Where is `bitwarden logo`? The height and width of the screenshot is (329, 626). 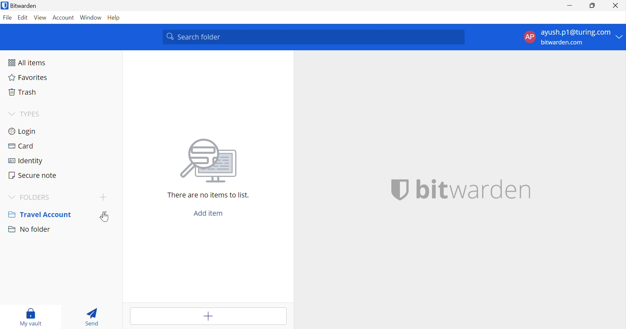
bitwarden logo is located at coordinates (395, 189).